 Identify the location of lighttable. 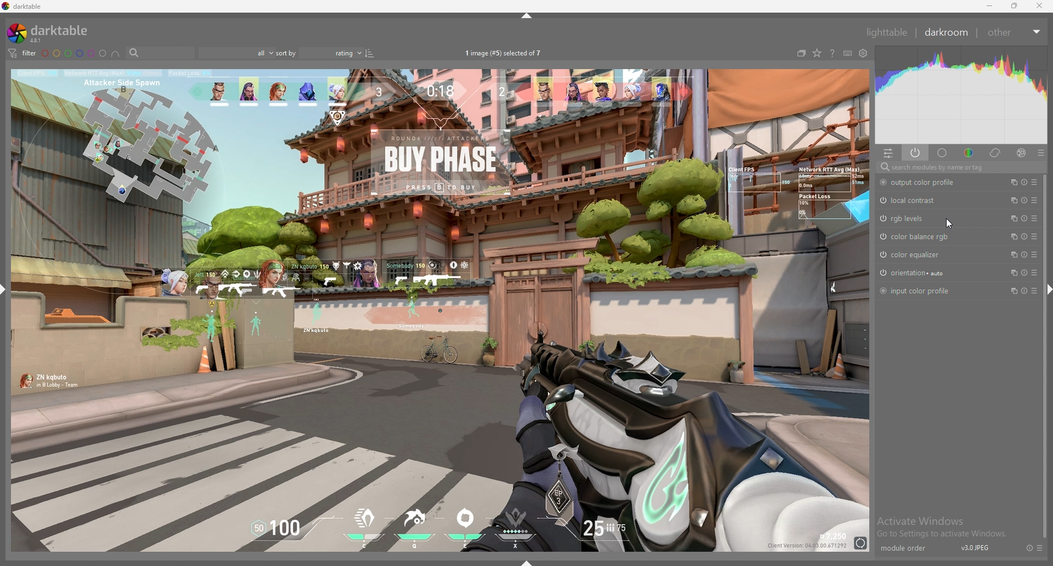
(887, 32).